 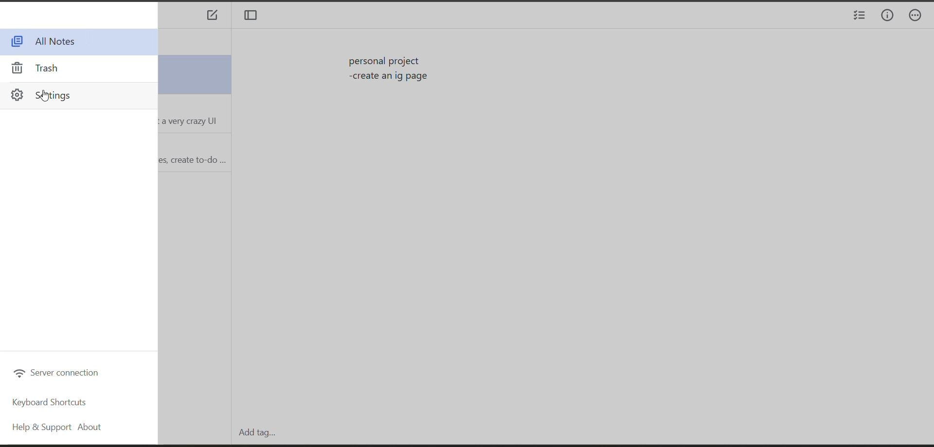 What do you see at coordinates (49, 41) in the screenshot?
I see `all notes` at bounding box center [49, 41].